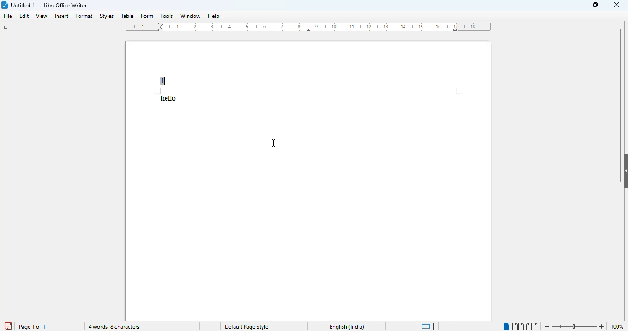 The width and height of the screenshot is (628, 331). What do you see at coordinates (617, 327) in the screenshot?
I see `100%` at bounding box center [617, 327].